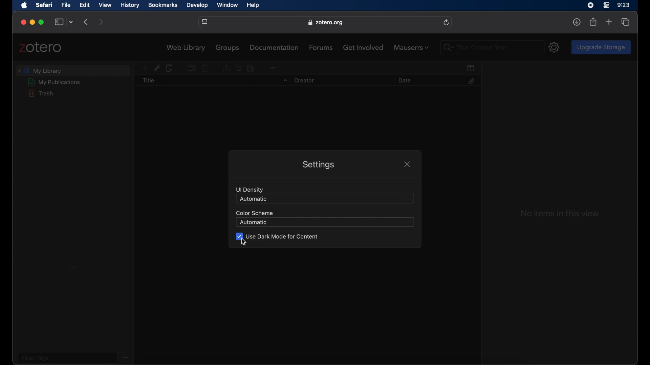 The width and height of the screenshot is (650, 365). What do you see at coordinates (273, 67) in the screenshot?
I see `more options` at bounding box center [273, 67].